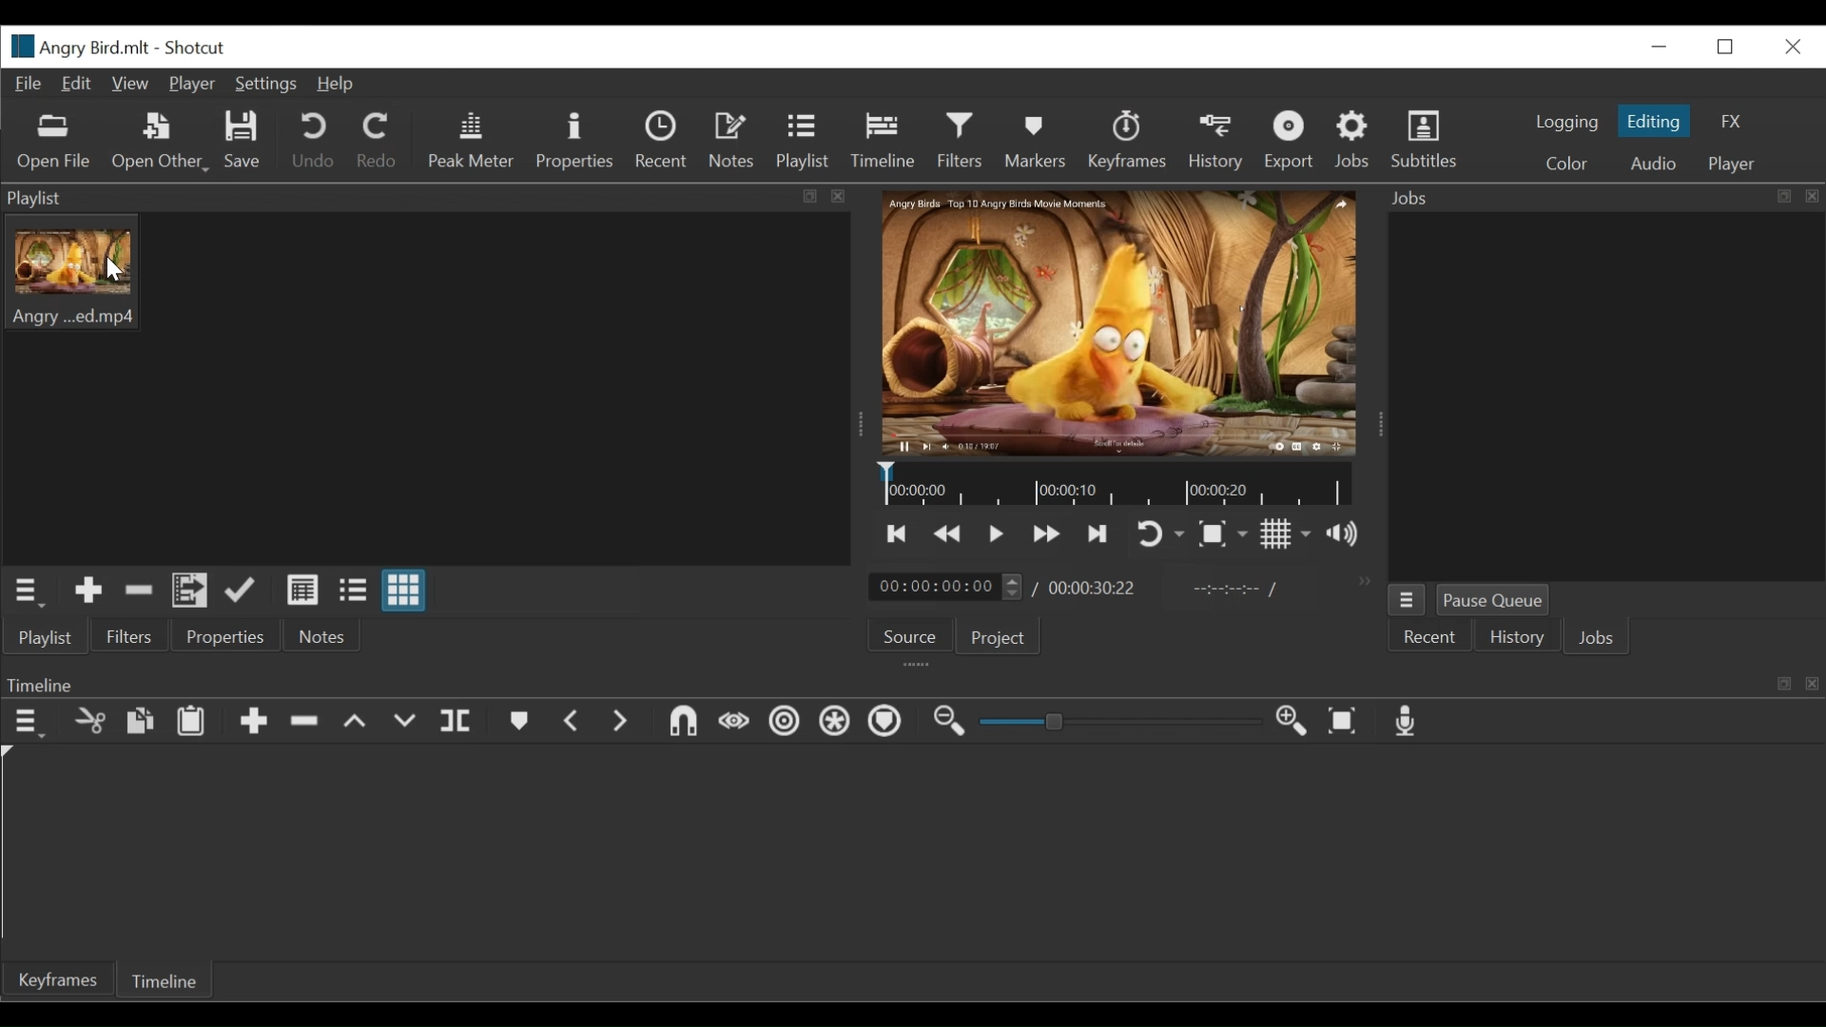 Image resolution: width=1826 pixels, height=1027 pixels. What do you see at coordinates (950, 724) in the screenshot?
I see `Zoom timeline out` at bounding box center [950, 724].